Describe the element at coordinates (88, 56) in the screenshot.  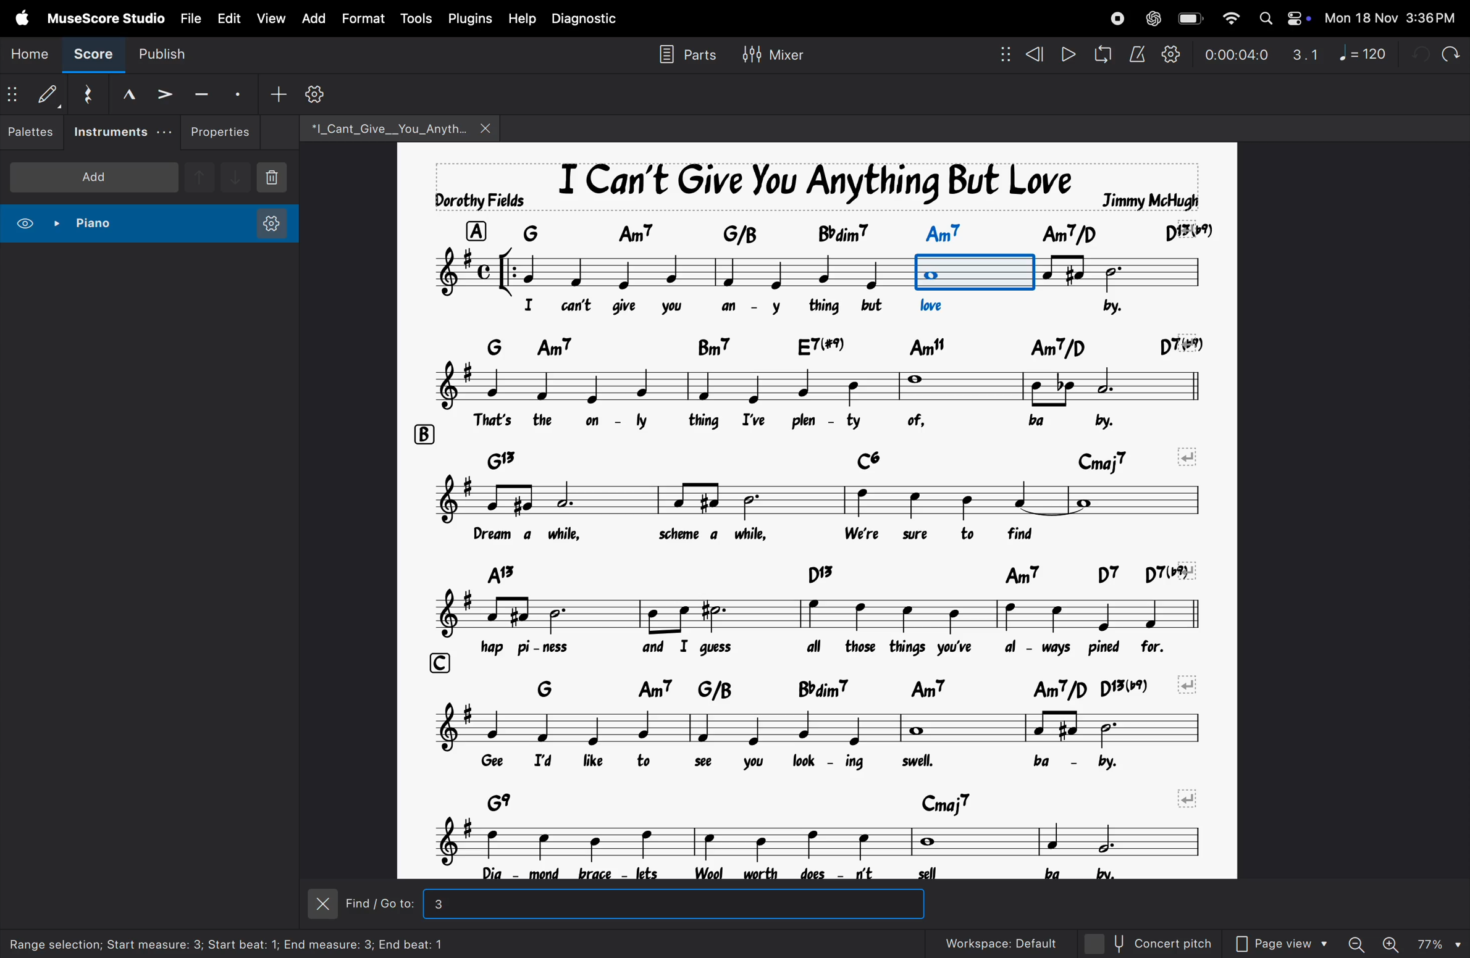
I see `score` at that location.